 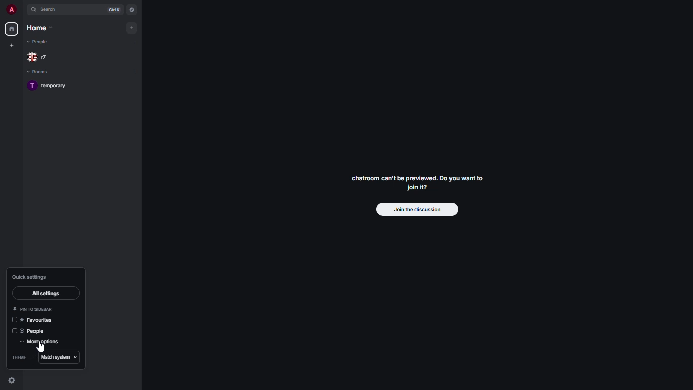 What do you see at coordinates (31, 277) in the screenshot?
I see `quick settings` at bounding box center [31, 277].